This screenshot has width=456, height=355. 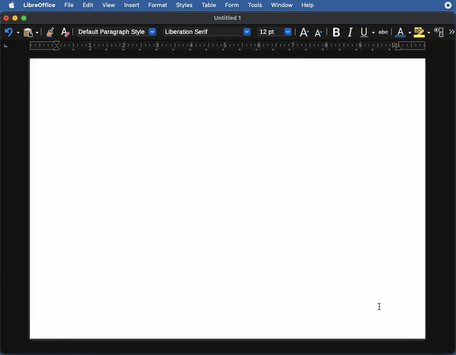 I want to click on ruler, so click(x=233, y=46).